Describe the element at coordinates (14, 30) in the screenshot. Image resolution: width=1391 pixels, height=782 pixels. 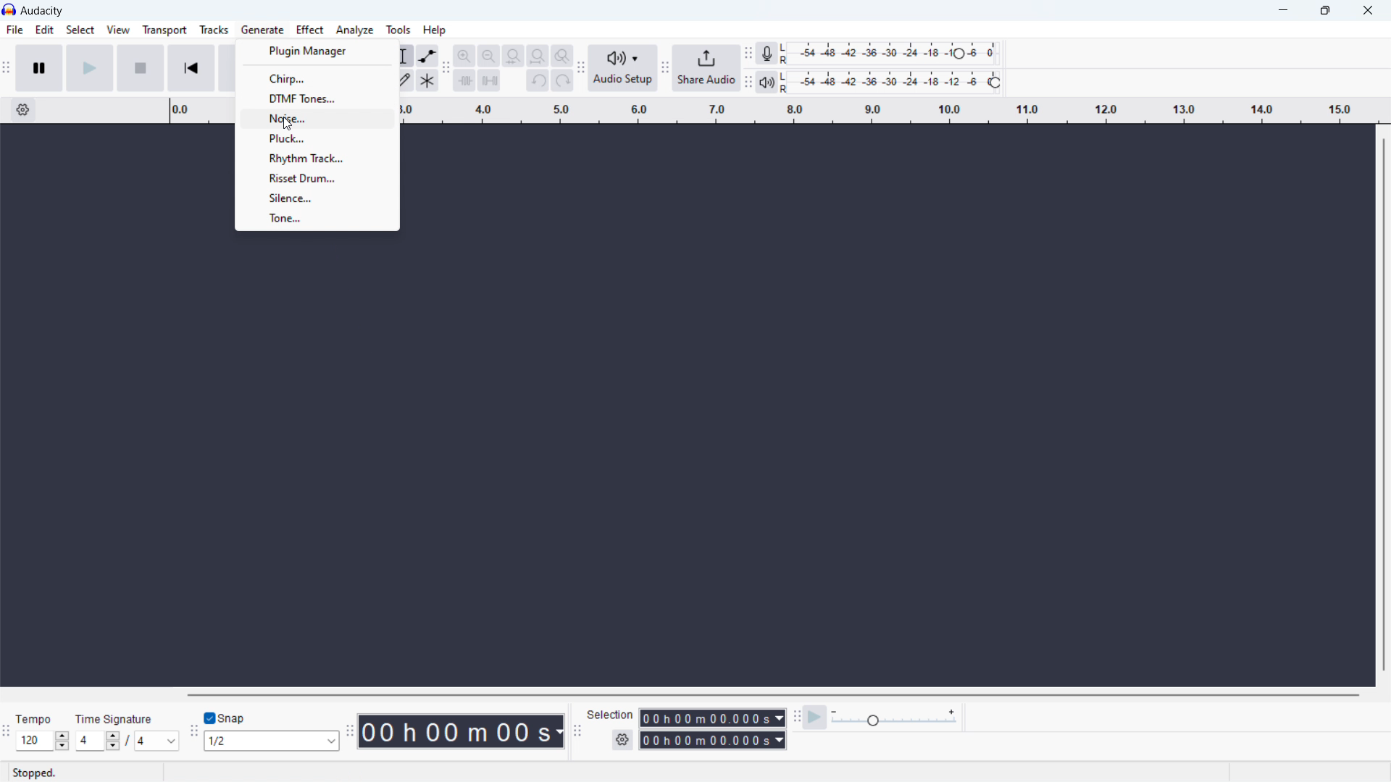
I see `file` at that location.